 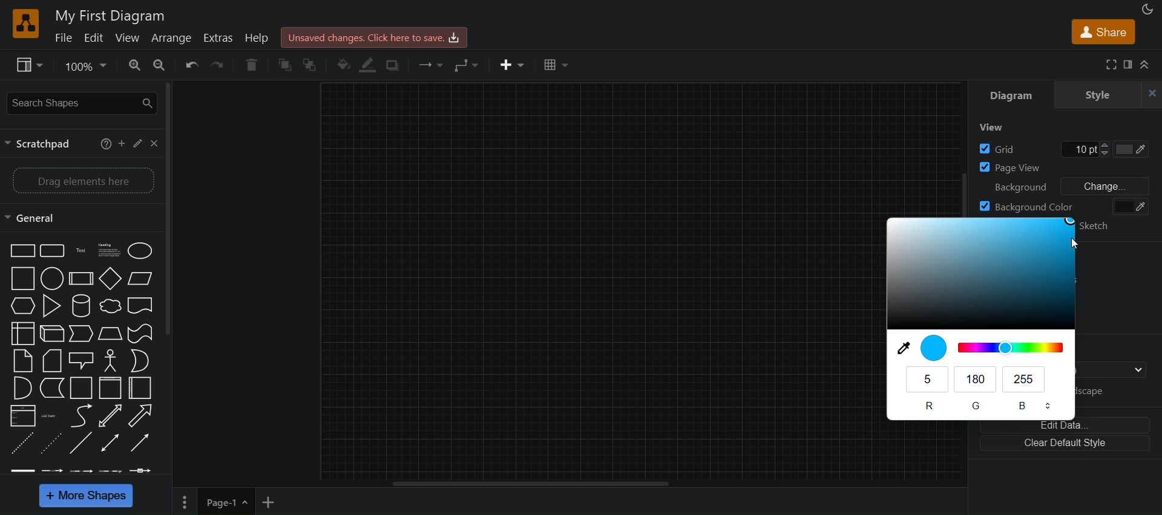 I want to click on format, so click(x=1128, y=65).